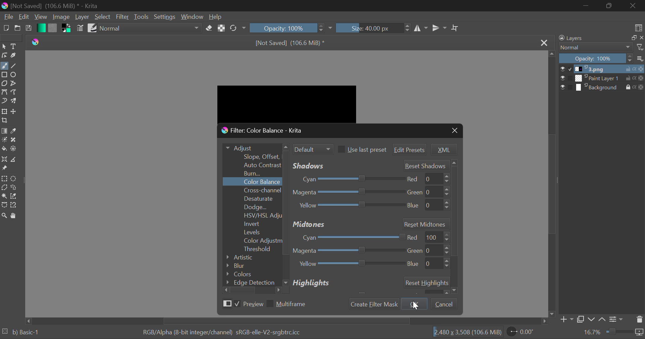  I want to click on Select, so click(103, 17).